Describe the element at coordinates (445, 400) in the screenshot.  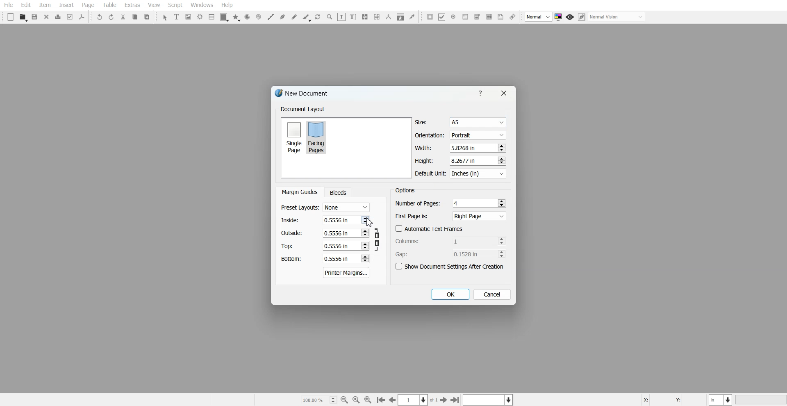
I see `Go to the First page` at that location.